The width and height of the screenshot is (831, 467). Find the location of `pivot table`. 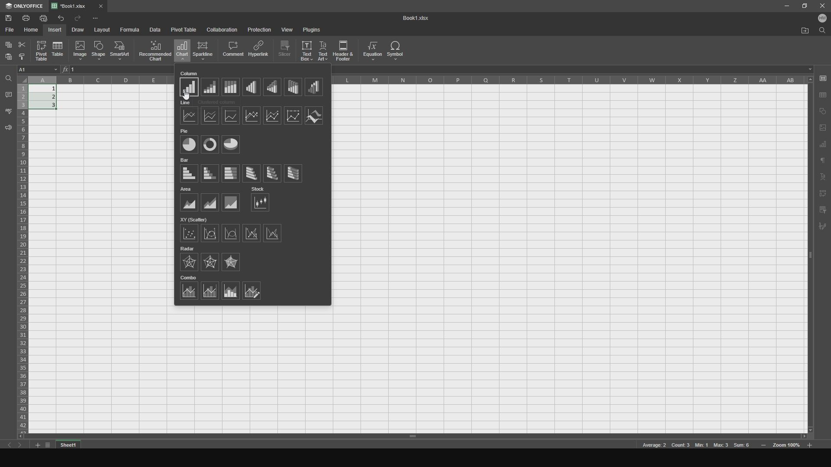

pivot table is located at coordinates (185, 30).